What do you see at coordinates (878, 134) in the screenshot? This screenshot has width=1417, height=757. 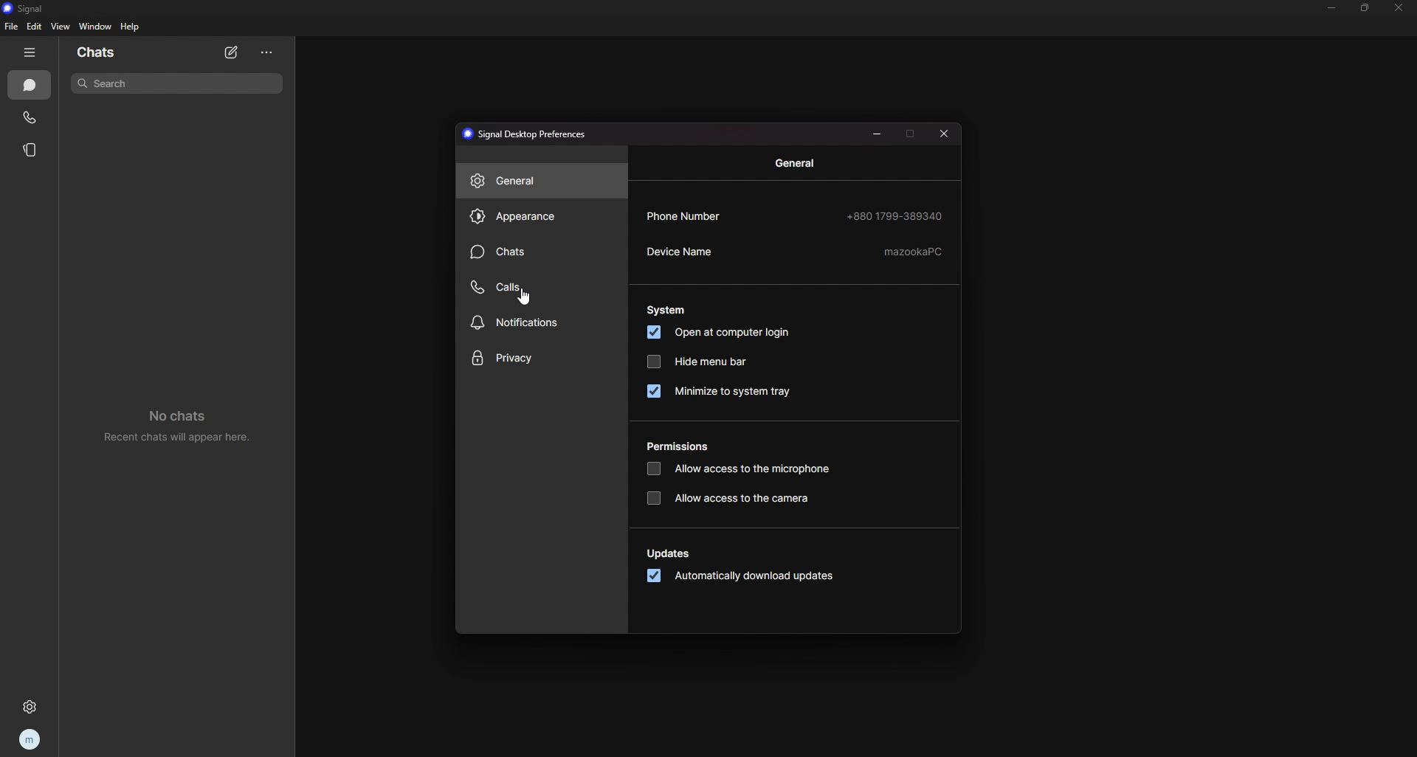 I see `minimize` at bounding box center [878, 134].